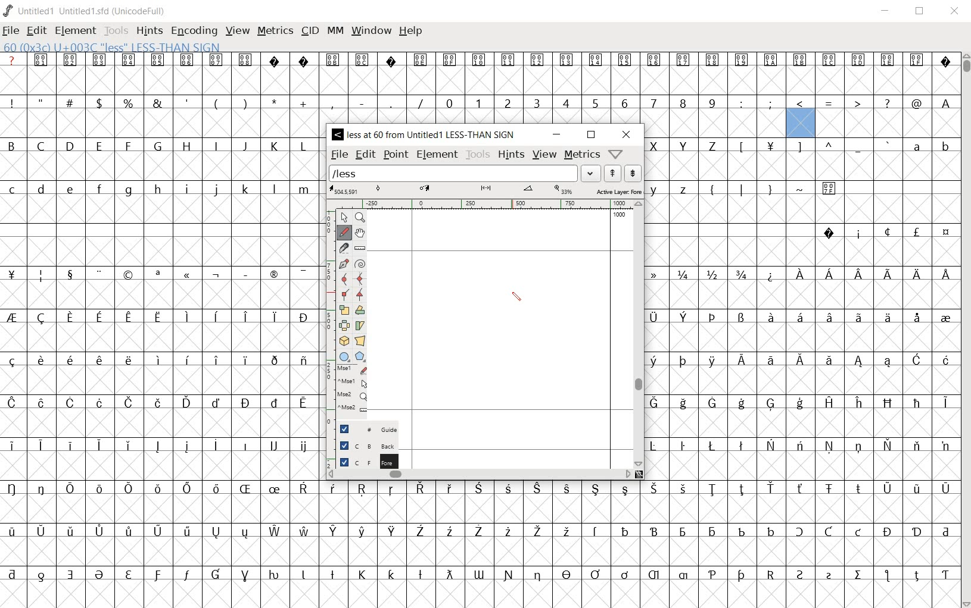 The image size is (971, 608). What do you see at coordinates (814, 146) in the screenshot?
I see `sumbols` at bounding box center [814, 146].